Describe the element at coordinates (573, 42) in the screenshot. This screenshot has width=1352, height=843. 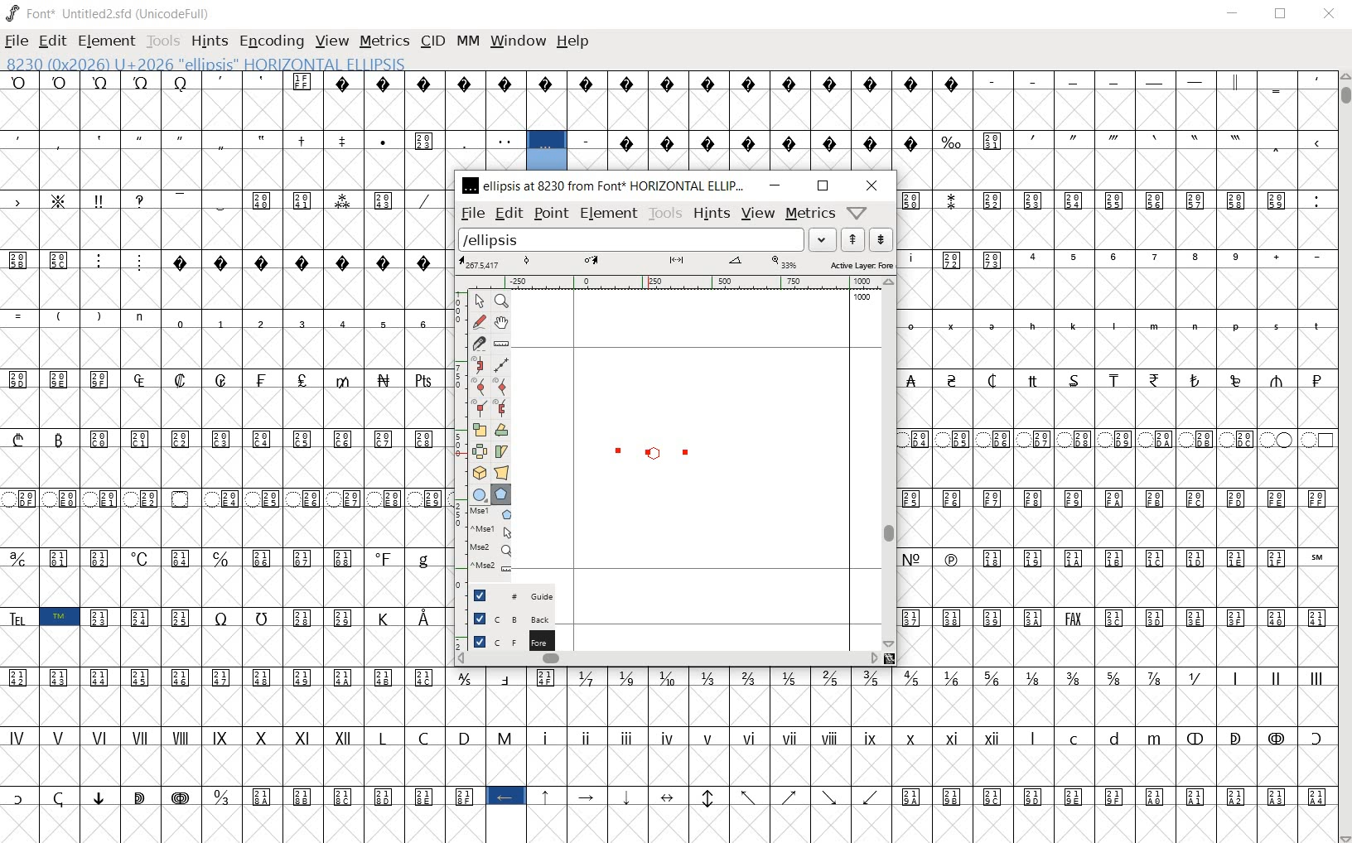
I see `HELP` at that location.